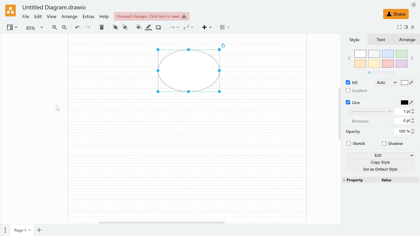 This screenshot has width=420, height=236. I want to click on Arrange, so click(408, 40).